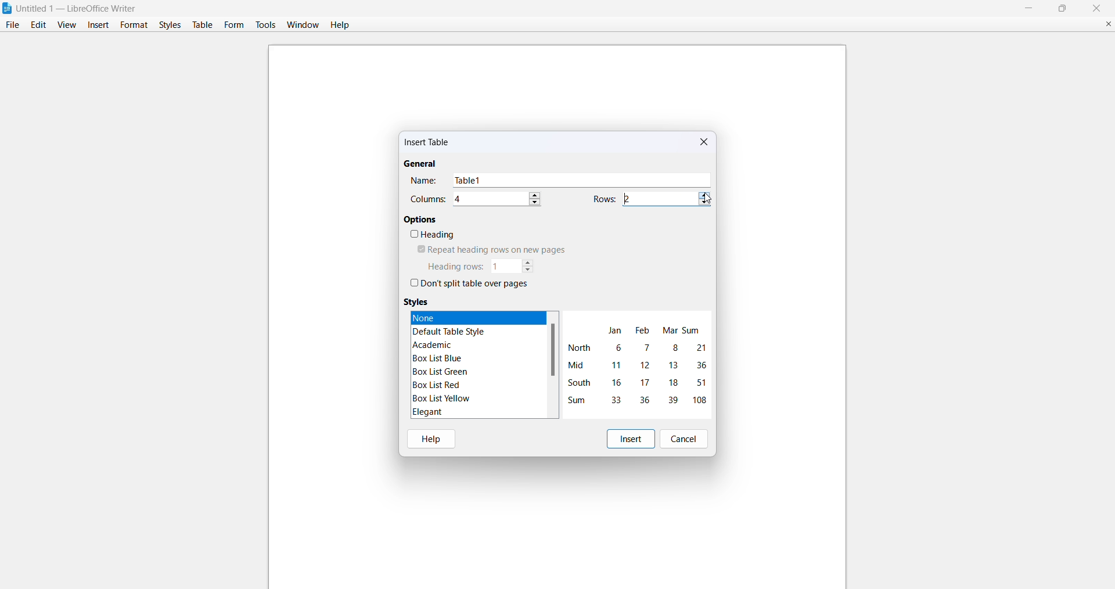 The height and width of the screenshot is (589, 1115). I want to click on styles, so click(168, 24).